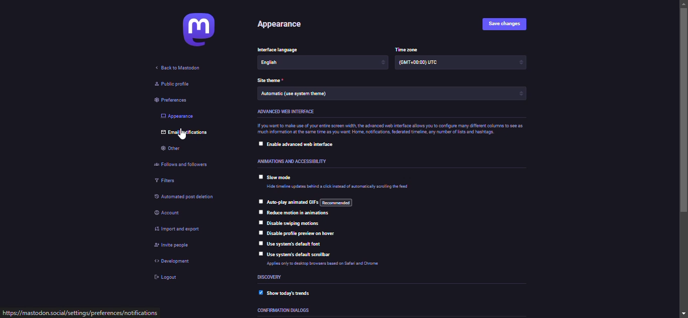 This screenshot has width=688, height=318. I want to click on auto play animated gif's, so click(310, 202).